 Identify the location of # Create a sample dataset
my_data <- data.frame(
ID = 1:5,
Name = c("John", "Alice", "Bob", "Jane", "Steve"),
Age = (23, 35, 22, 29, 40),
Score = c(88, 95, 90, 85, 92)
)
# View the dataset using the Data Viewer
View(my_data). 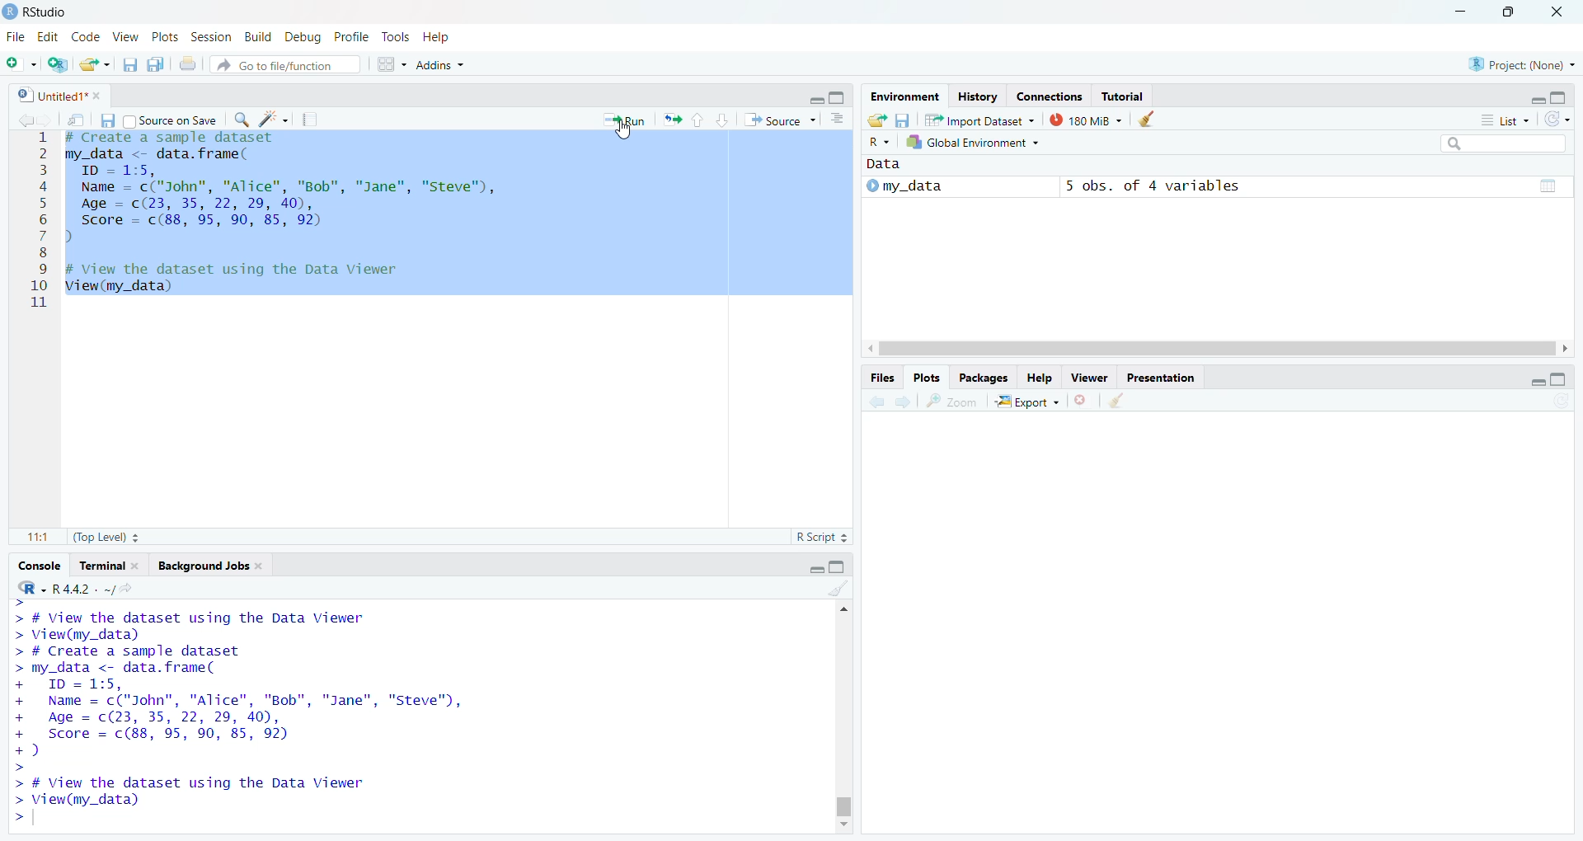
(455, 214).